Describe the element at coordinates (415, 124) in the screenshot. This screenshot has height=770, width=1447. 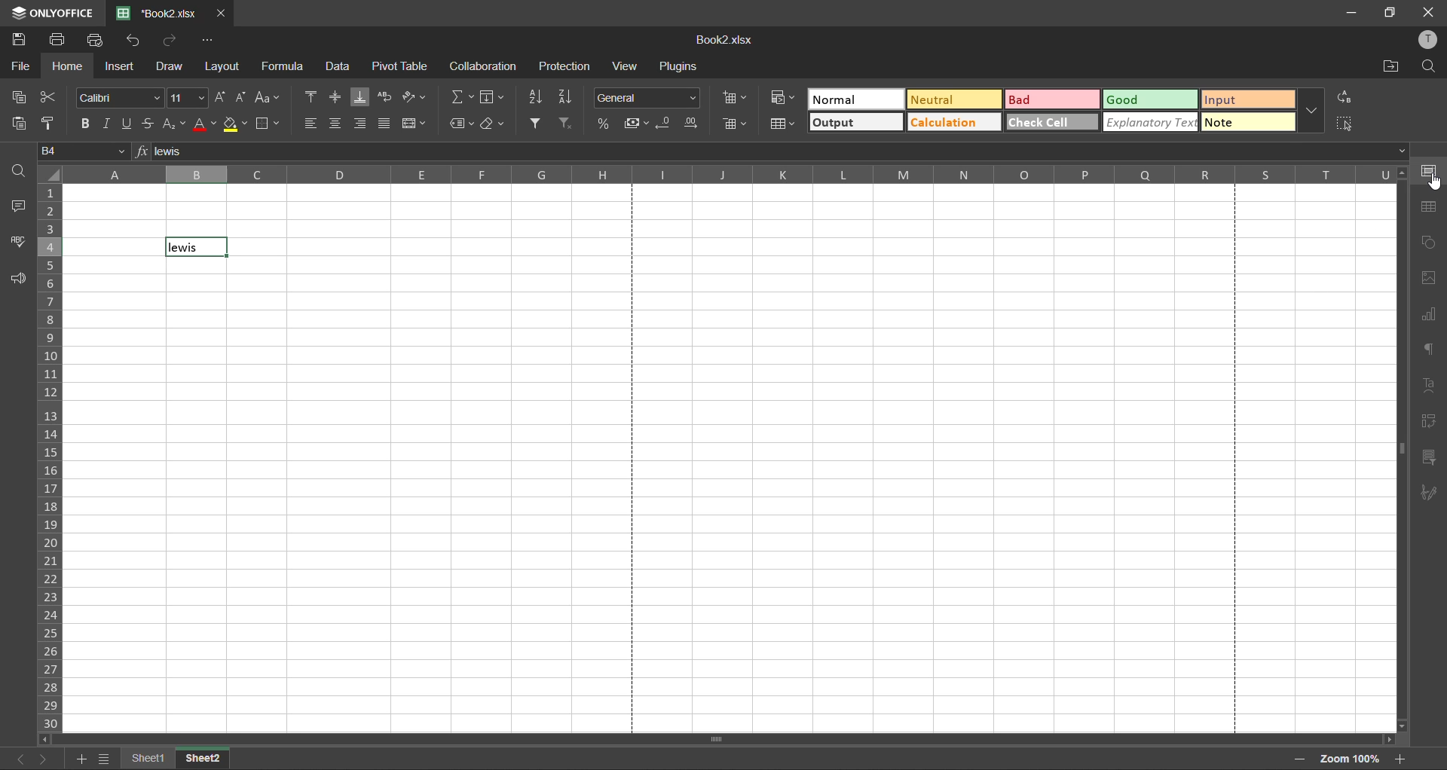
I see `merge and center` at that location.